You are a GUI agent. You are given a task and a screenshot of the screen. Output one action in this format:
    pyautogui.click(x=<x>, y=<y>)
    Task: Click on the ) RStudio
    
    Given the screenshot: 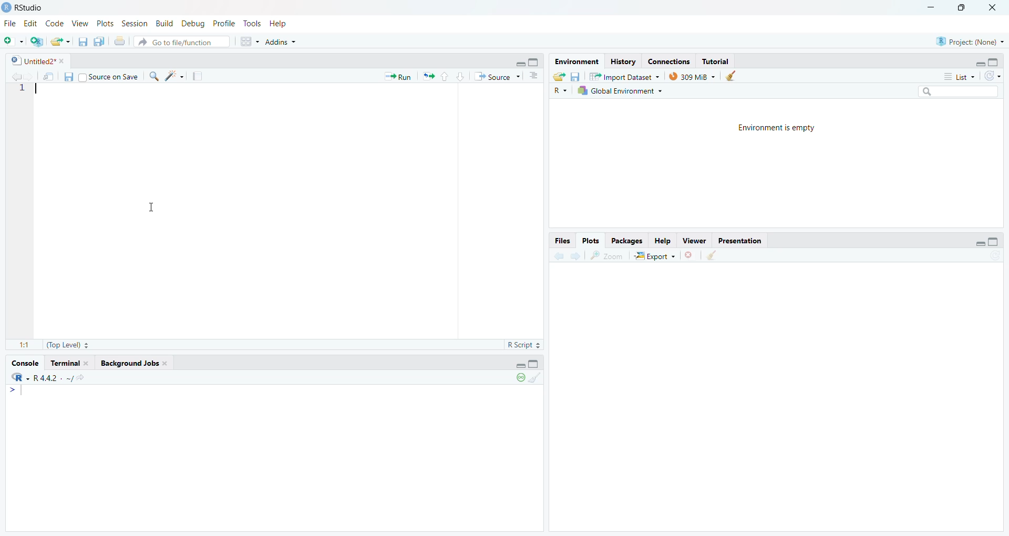 What is the action you would take?
    pyautogui.click(x=25, y=7)
    